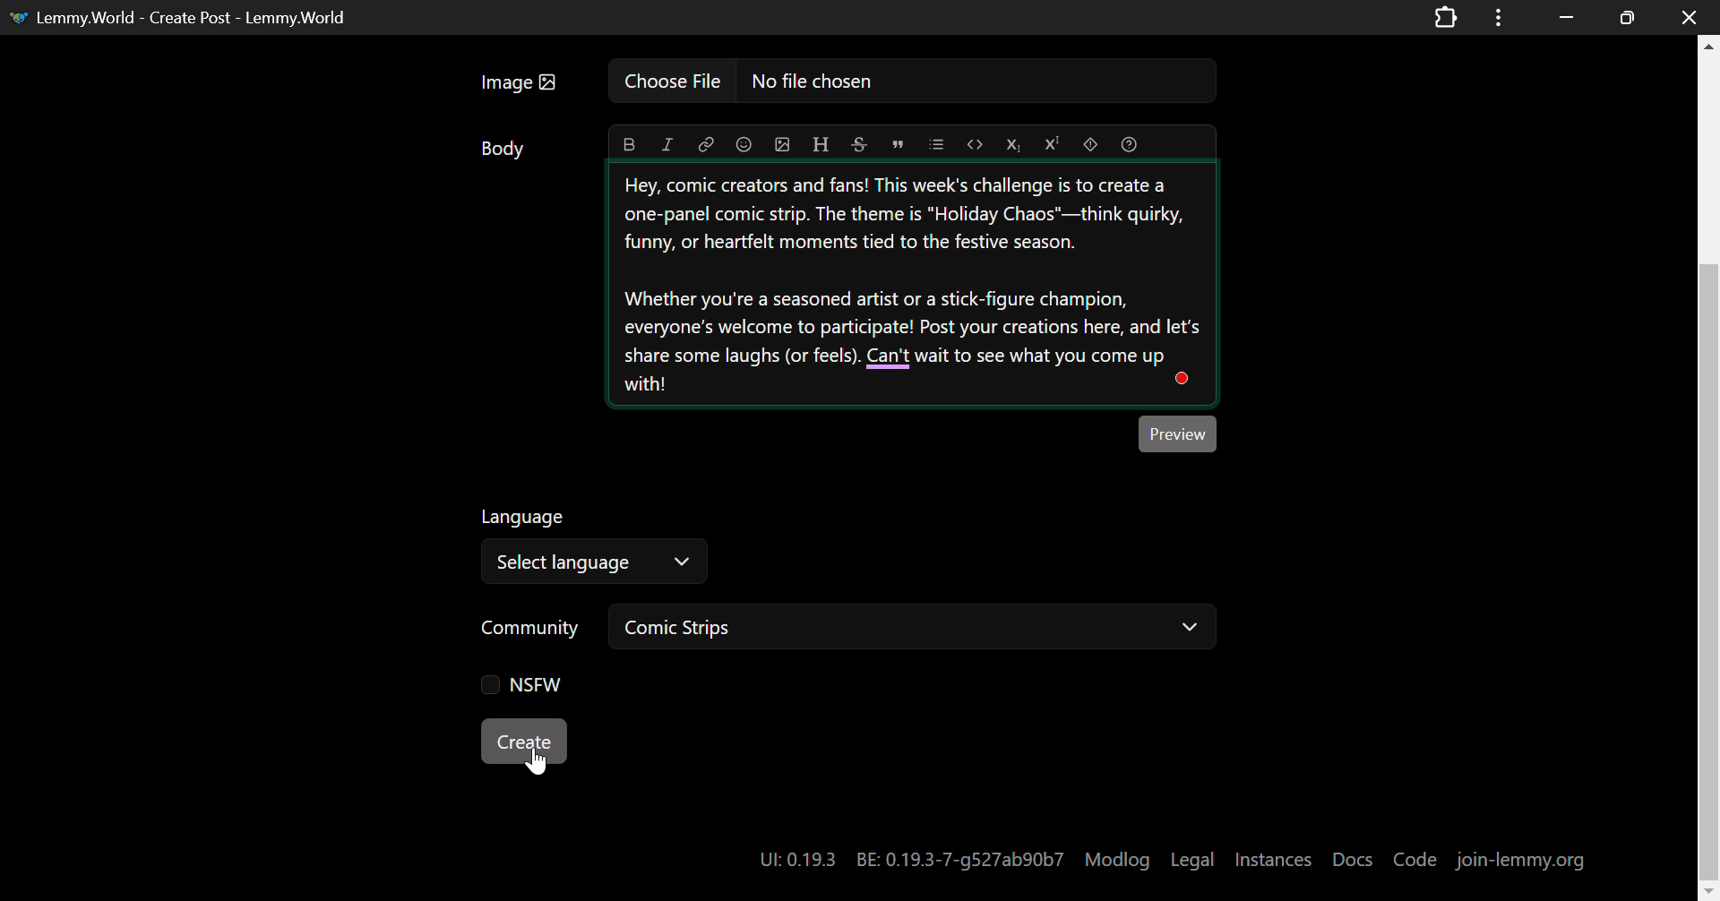 Image resolution: width=1720 pixels, height=901 pixels. What do you see at coordinates (1133, 143) in the screenshot?
I see `Formatting Help` at bounding box center [1133, 143].